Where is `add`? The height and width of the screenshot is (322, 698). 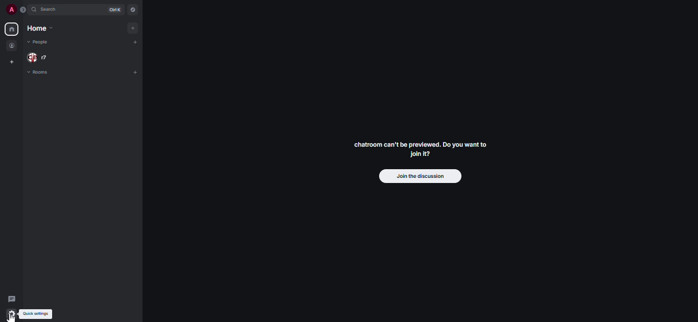 add is located at coordinates (136, 72).